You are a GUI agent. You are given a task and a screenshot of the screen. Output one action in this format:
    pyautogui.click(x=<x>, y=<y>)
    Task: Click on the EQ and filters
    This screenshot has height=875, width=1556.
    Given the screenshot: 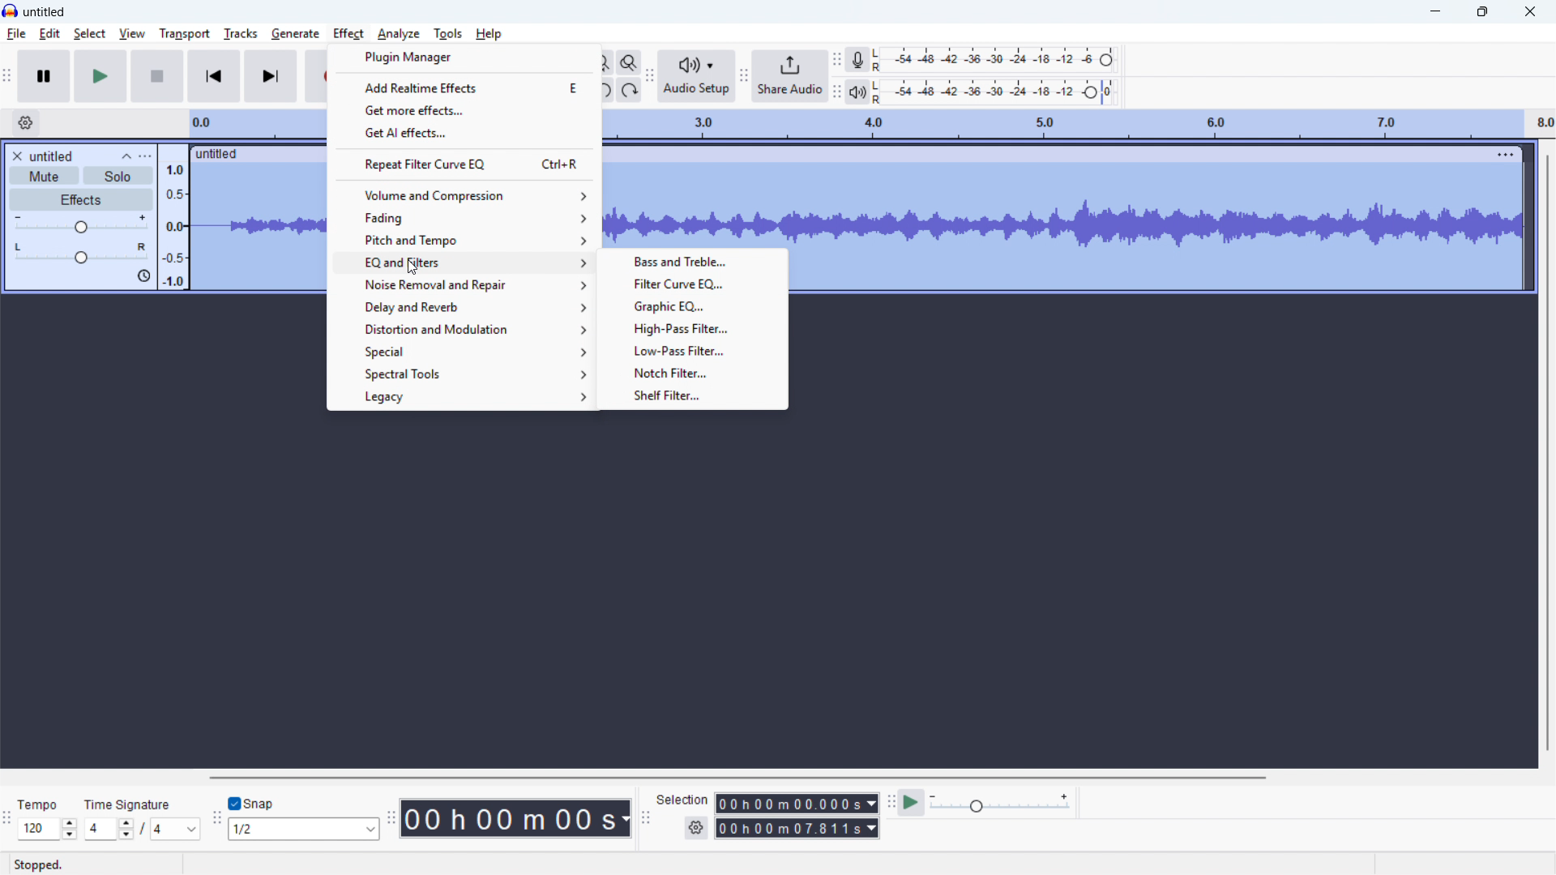 What is the action you would take?
    pyautogui.click(x=462, y=262)
    